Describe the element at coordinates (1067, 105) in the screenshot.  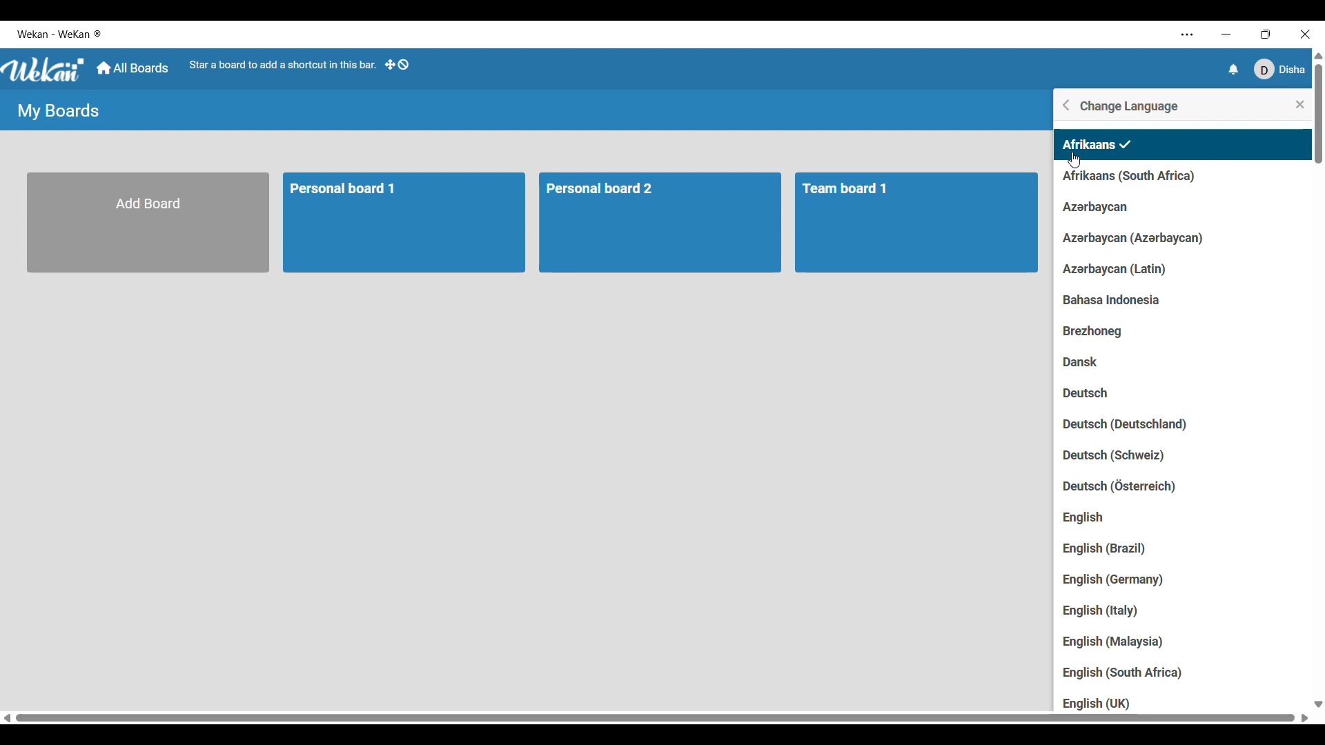
I see `Go back` at that location.